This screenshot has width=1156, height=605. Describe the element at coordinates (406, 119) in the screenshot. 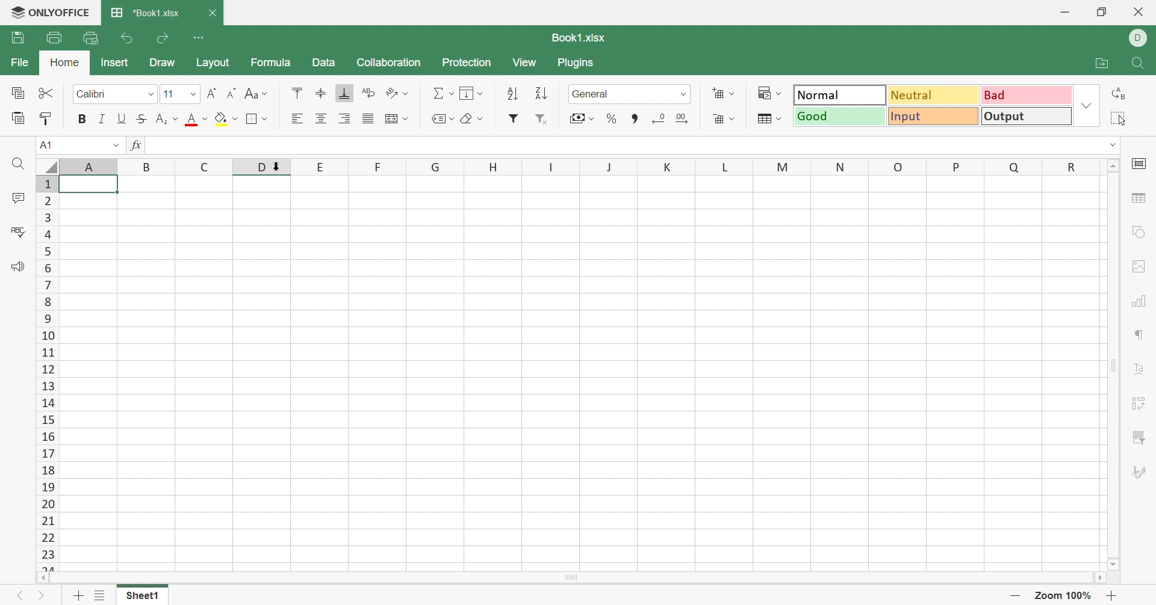

I see `Drop Down` at that location.